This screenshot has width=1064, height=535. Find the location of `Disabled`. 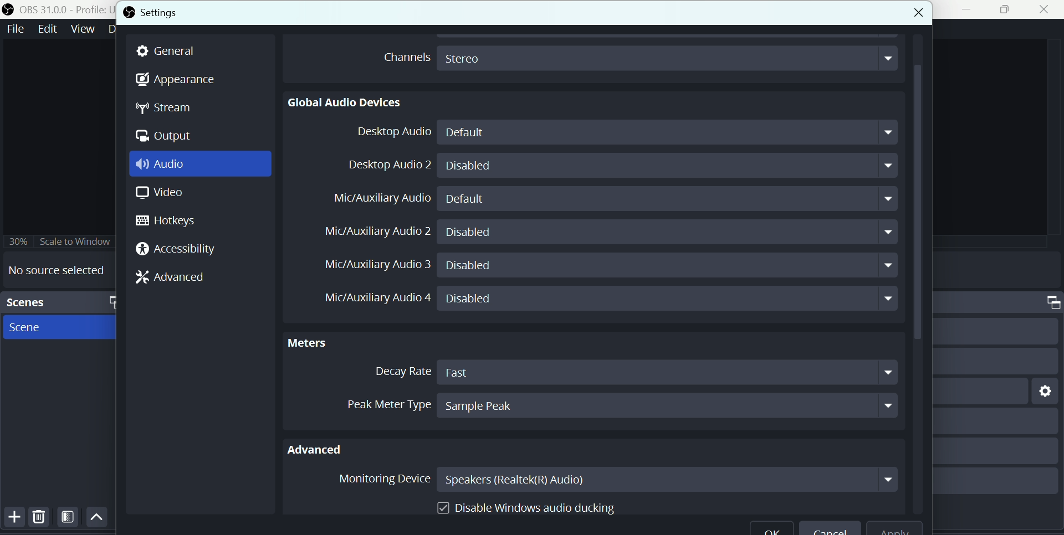

Disabled is located at coordinates (668, 299).